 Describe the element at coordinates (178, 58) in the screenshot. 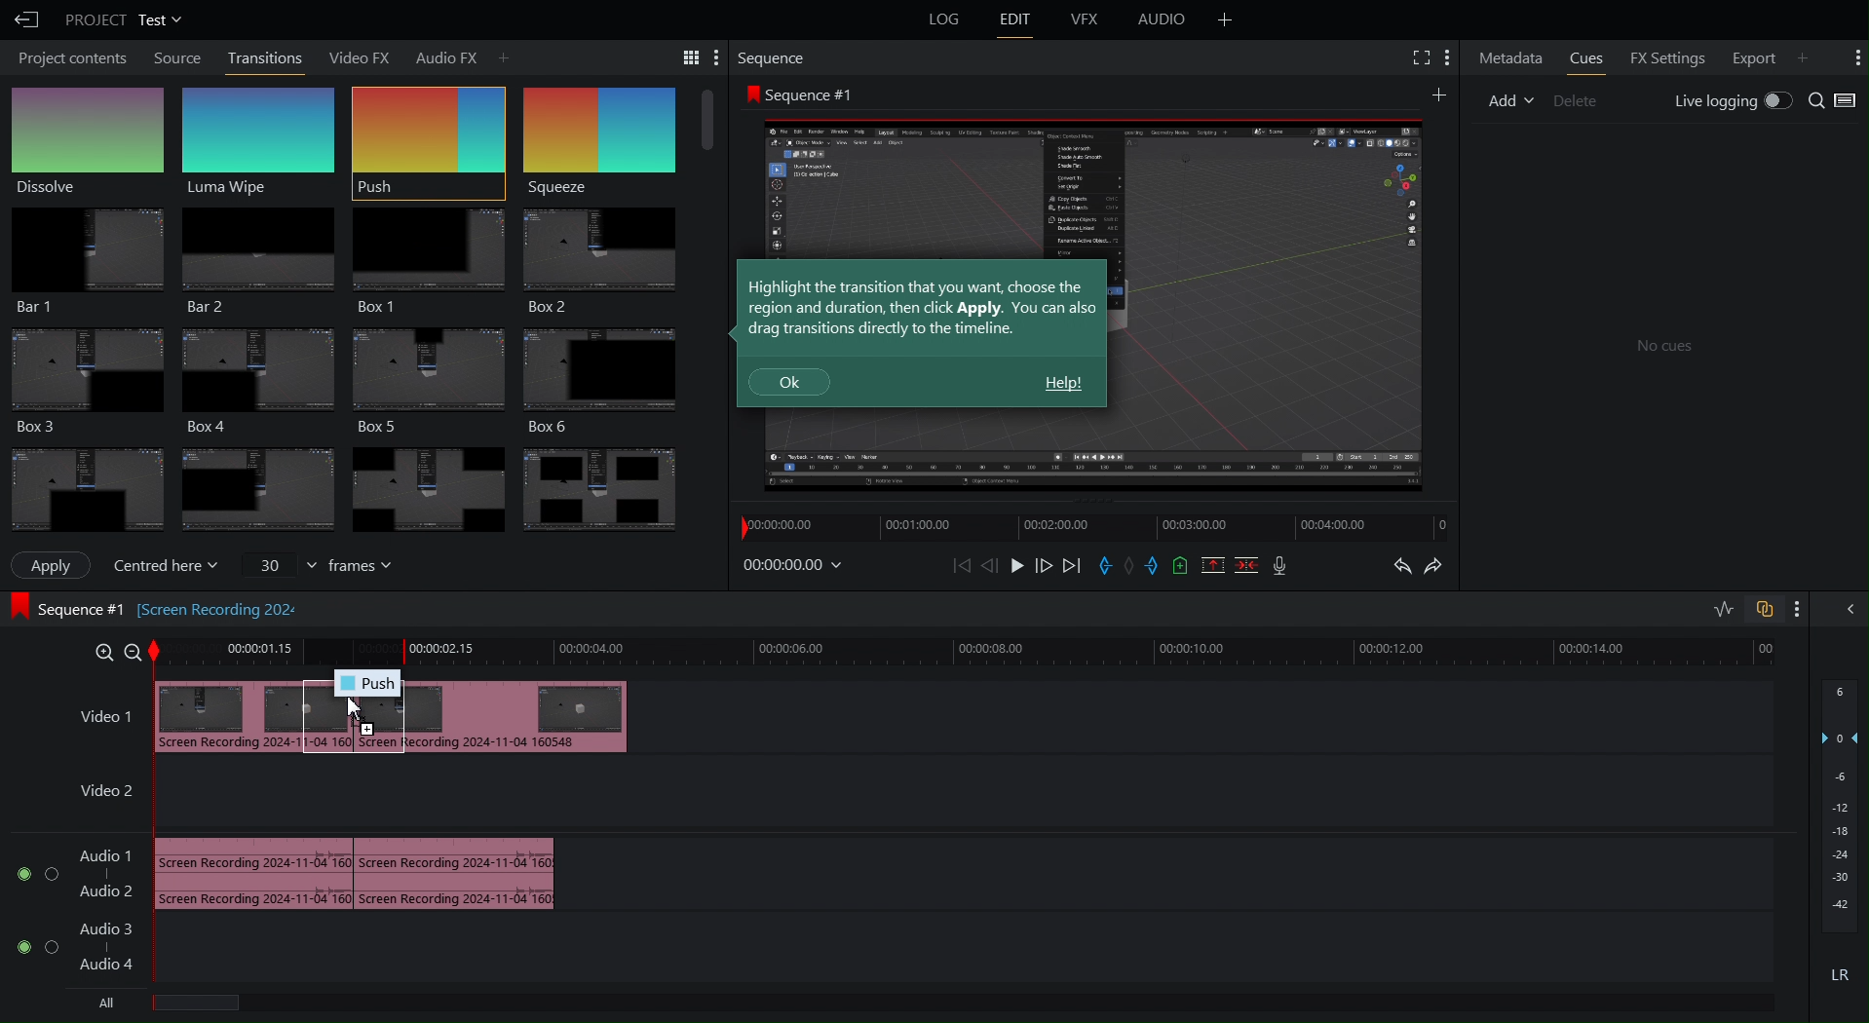

I see `Source` at that location.